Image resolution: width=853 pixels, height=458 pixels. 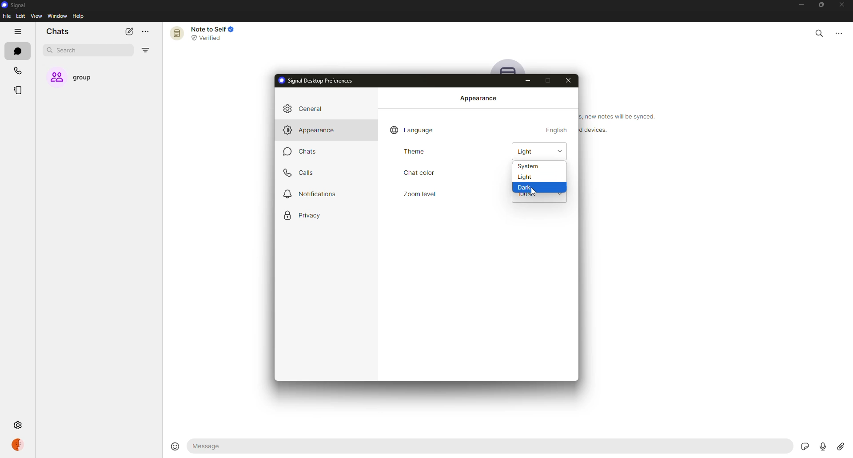 I want to click on search, so click(x=69, y=51).